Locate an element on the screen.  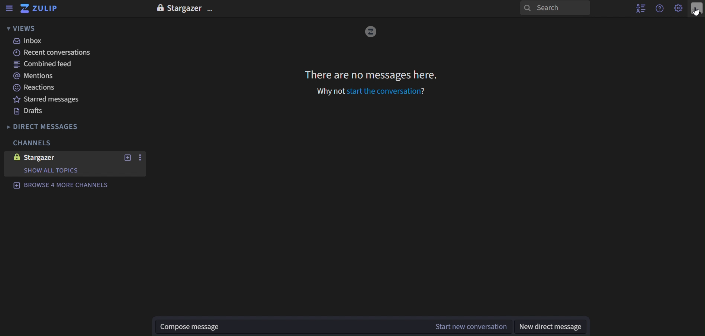
cursor is located at coordinates (696, 14).